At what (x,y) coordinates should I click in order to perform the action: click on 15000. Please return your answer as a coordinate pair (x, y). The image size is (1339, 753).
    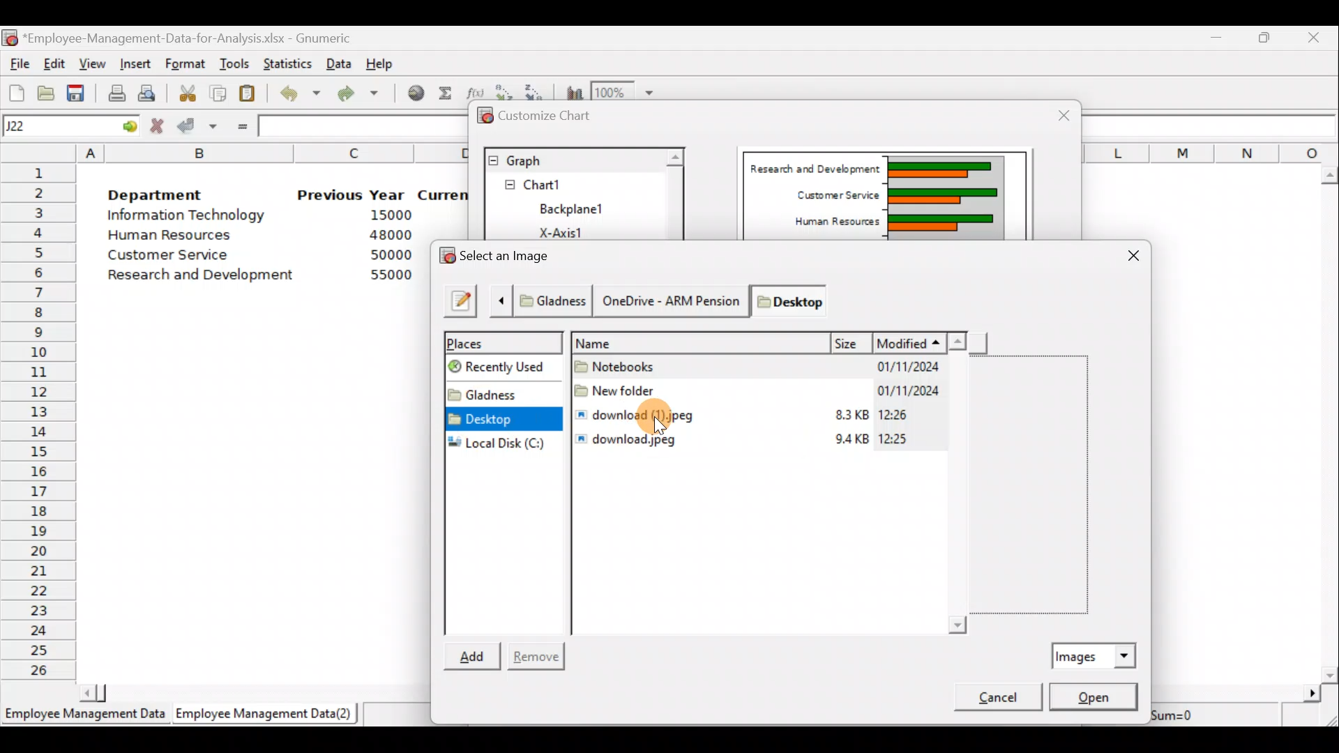
    Looking at the image, I should click on (386, 218).